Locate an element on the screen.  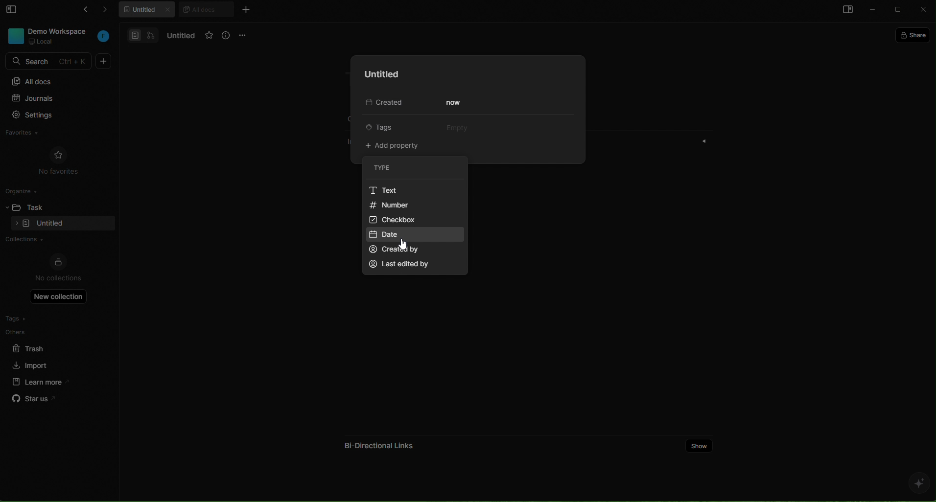
tags is located at coordinates (36, 319).